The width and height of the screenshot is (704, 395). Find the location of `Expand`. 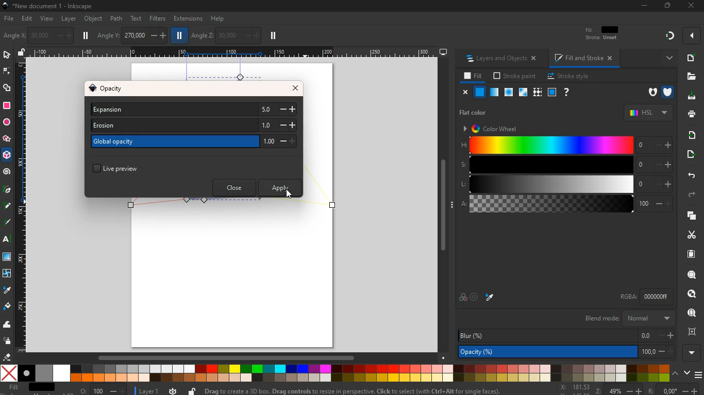

Expand is located at coordinates (453, 204).